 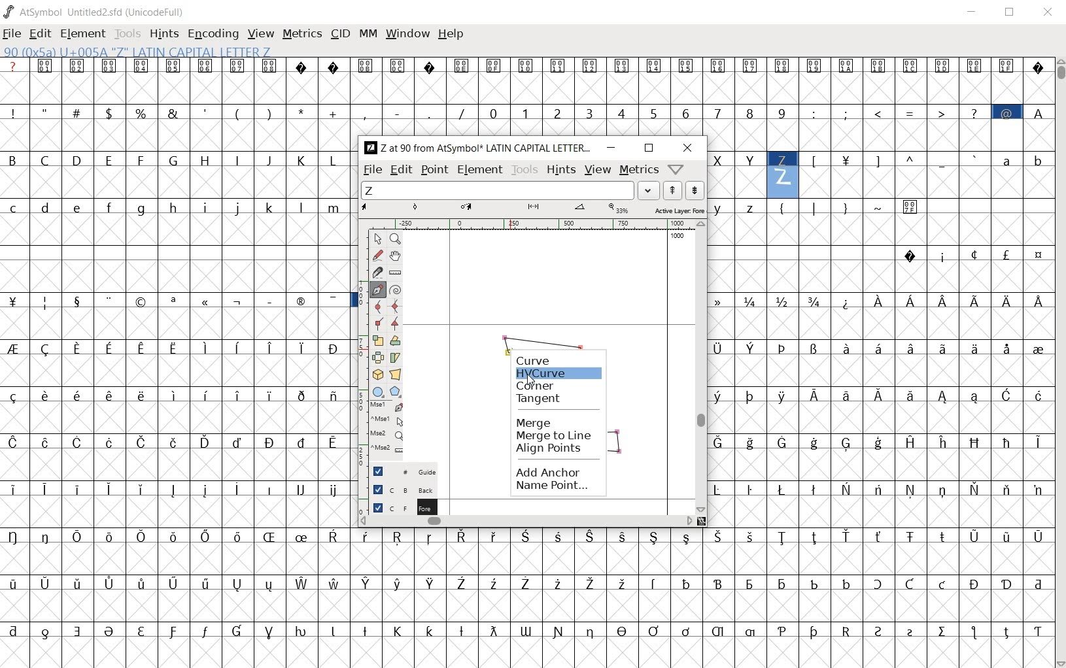 What do you see at coordinates (553, 487) in the screenshot?
I see `name point` at bounding box center [553, 487].